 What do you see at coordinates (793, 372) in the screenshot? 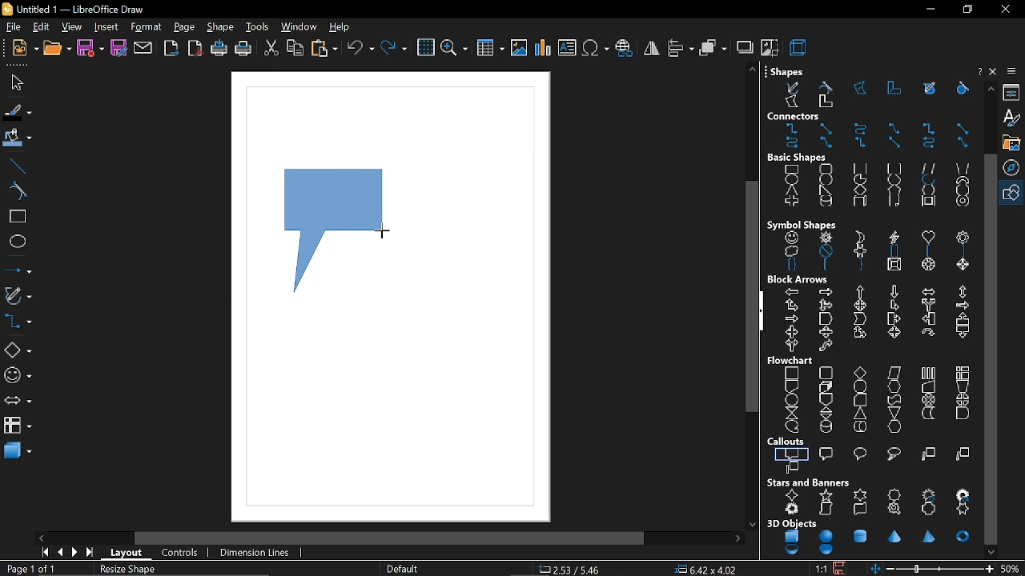
I see `process` at bounding box center [793, 372].